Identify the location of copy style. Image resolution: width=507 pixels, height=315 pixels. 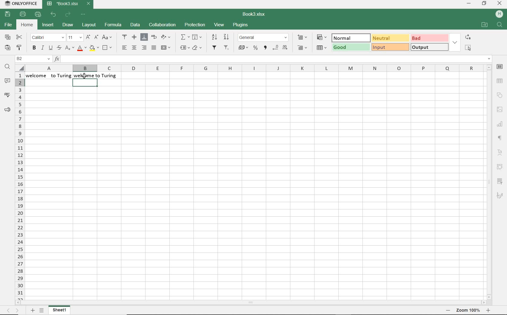
(20, 48).